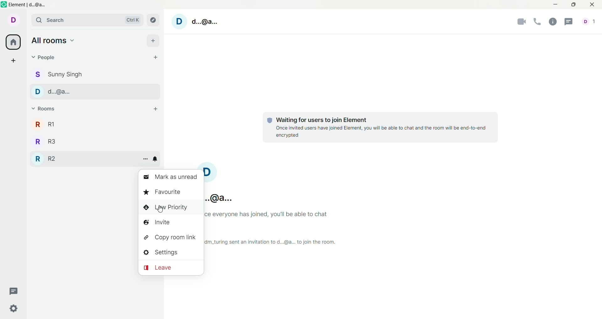 This screenshot has width=602, height=319. Describe the element at coordinates (568, 22) in the screenshot. I see `threads` at that location.